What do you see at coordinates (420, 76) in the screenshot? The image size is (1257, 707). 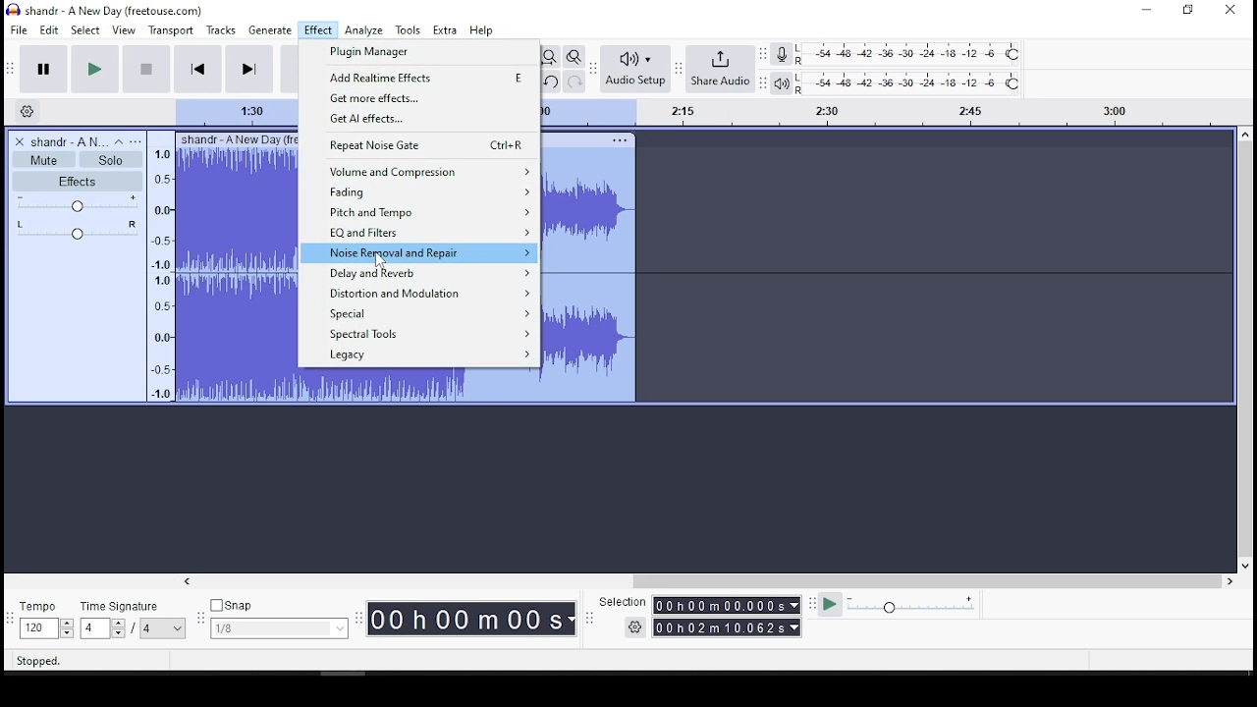 I see `add realtime effects` at bounding box center [420, 76].